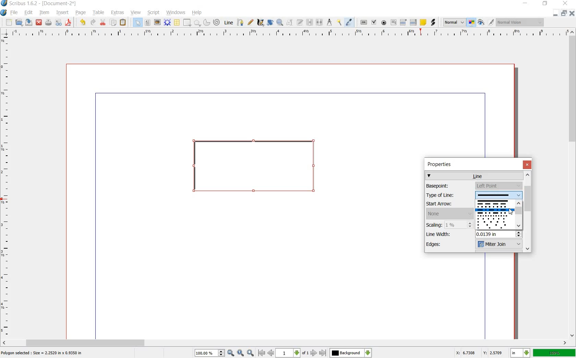 This screenshot has height=358, width=576. Describe the element at coordinates (157, 22) in the screenshot. I see `IMAGE` at that location.